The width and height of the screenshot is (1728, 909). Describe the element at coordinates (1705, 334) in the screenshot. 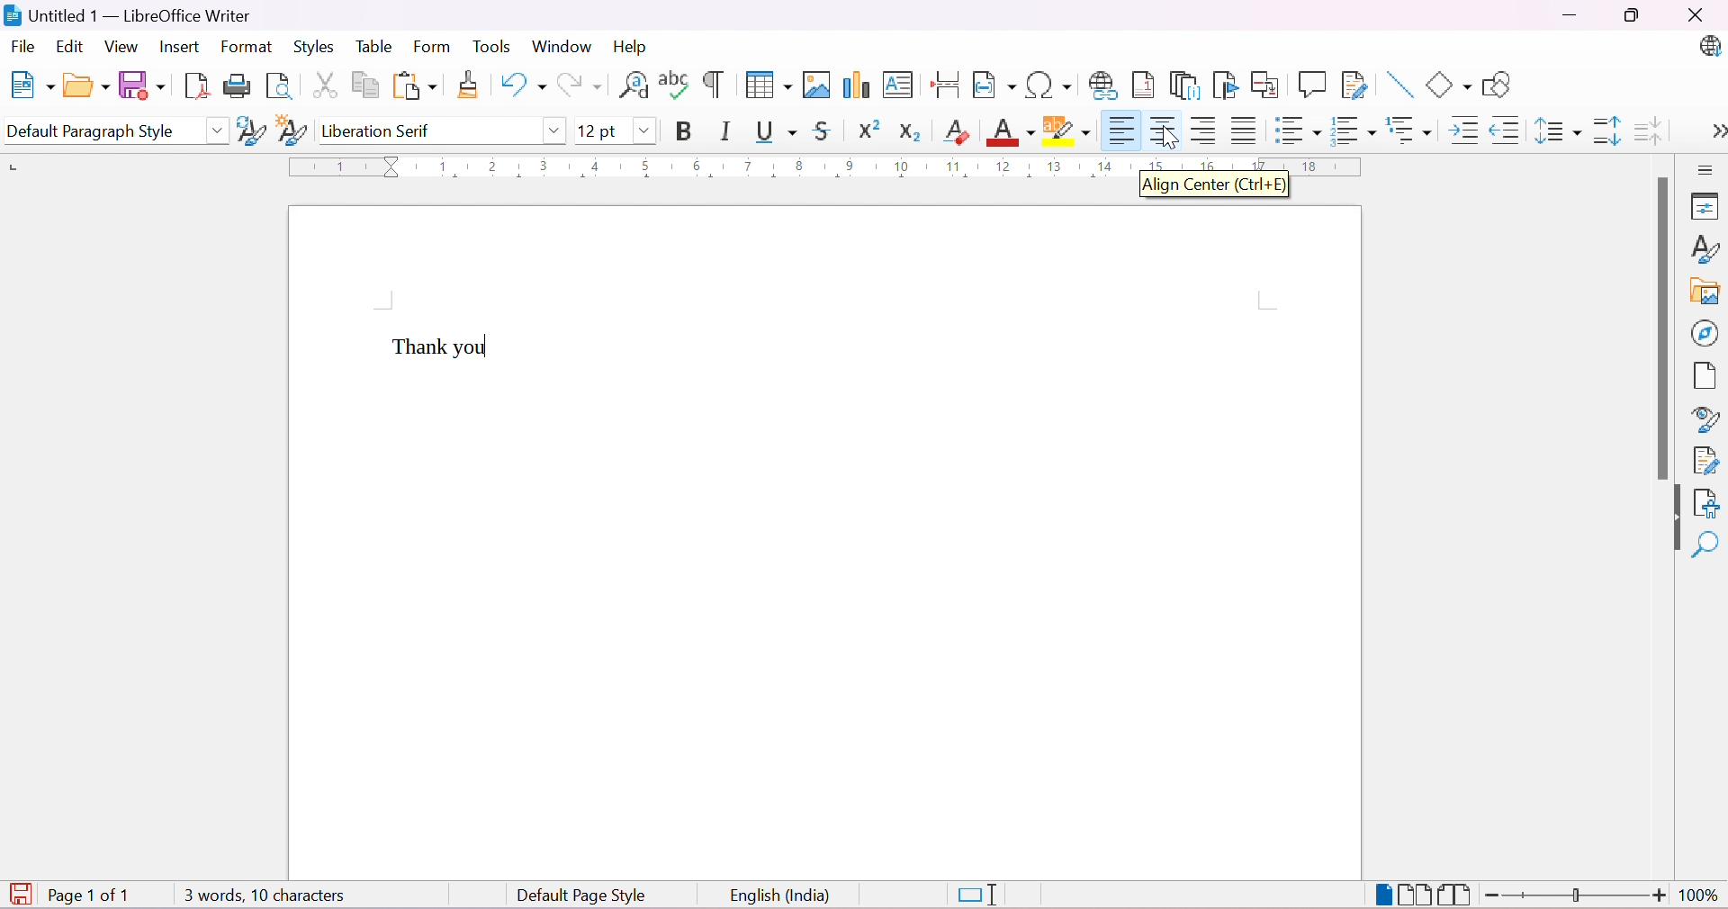

I see `Navigator` at that location.